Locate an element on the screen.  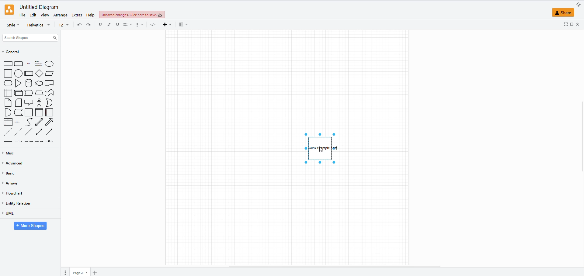
arrange is located at coordinates (60, 15).